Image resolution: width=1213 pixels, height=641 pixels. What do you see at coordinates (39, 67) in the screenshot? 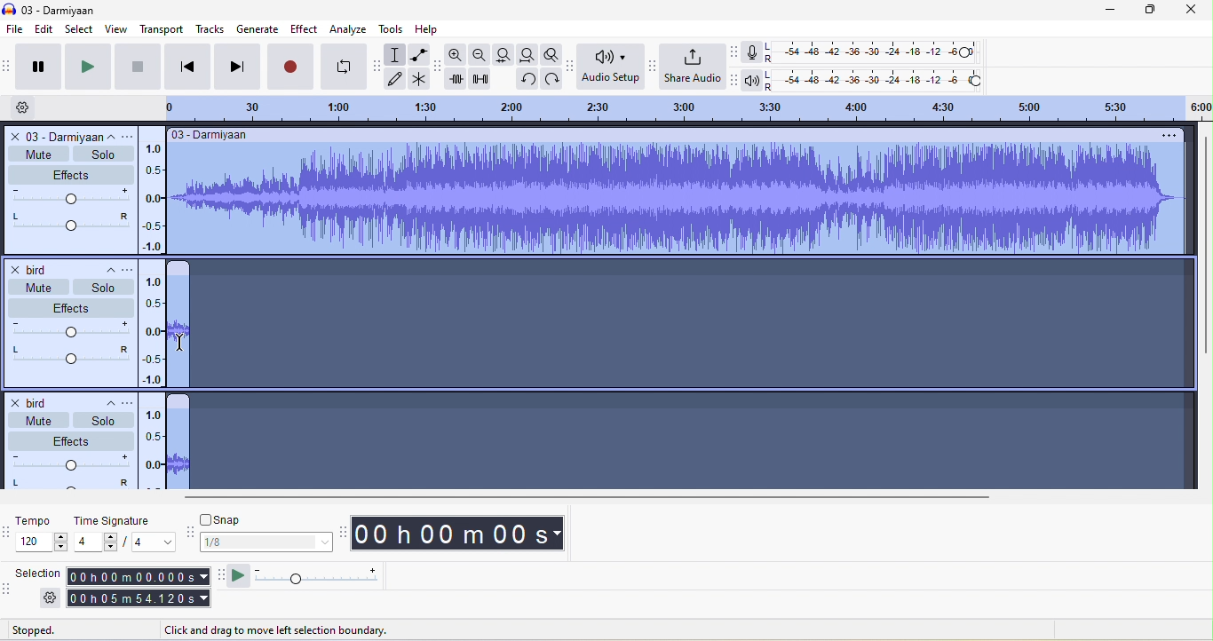
I see `pause` at bounding box center [39, 67].